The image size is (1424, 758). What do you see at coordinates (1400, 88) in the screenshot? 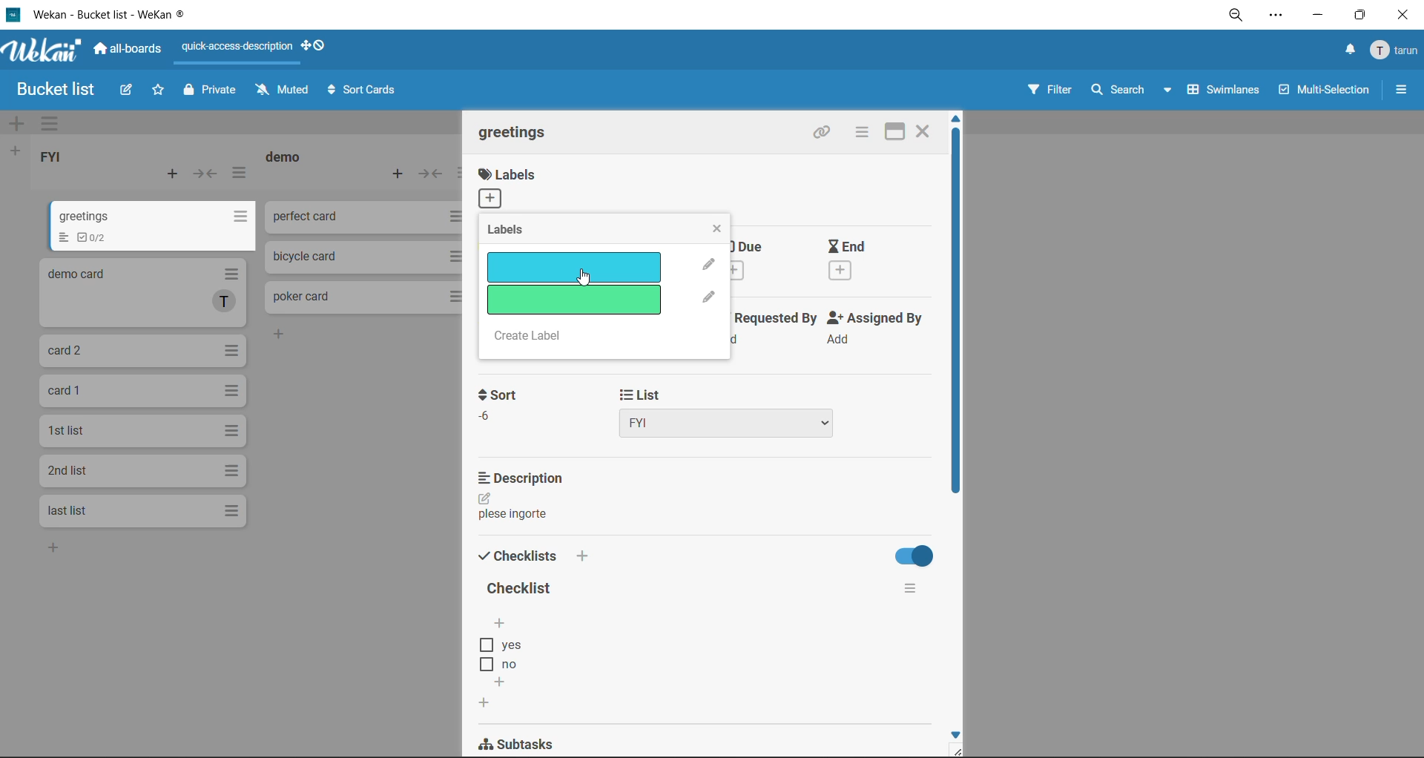
I see `sidebar` at bounding box center [1400, 88].